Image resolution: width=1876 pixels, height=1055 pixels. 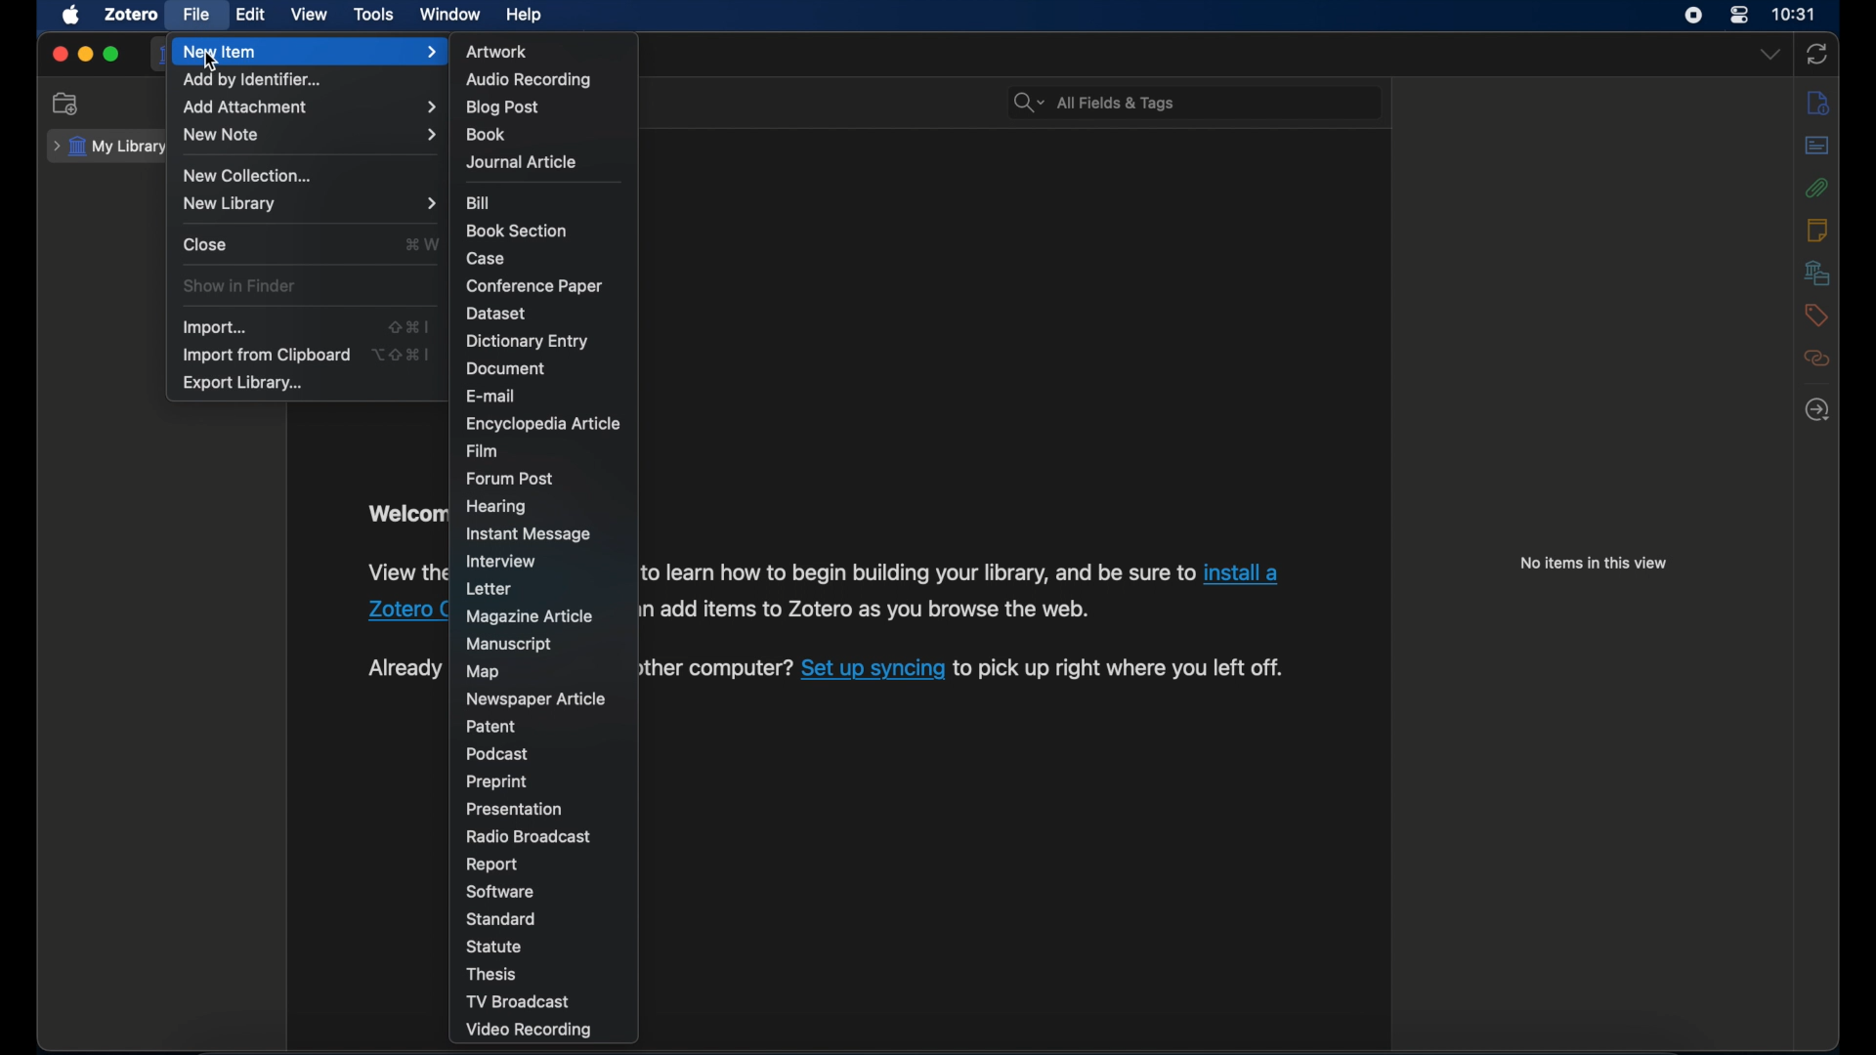 I want to click on book section, so click(x=516, y=230).